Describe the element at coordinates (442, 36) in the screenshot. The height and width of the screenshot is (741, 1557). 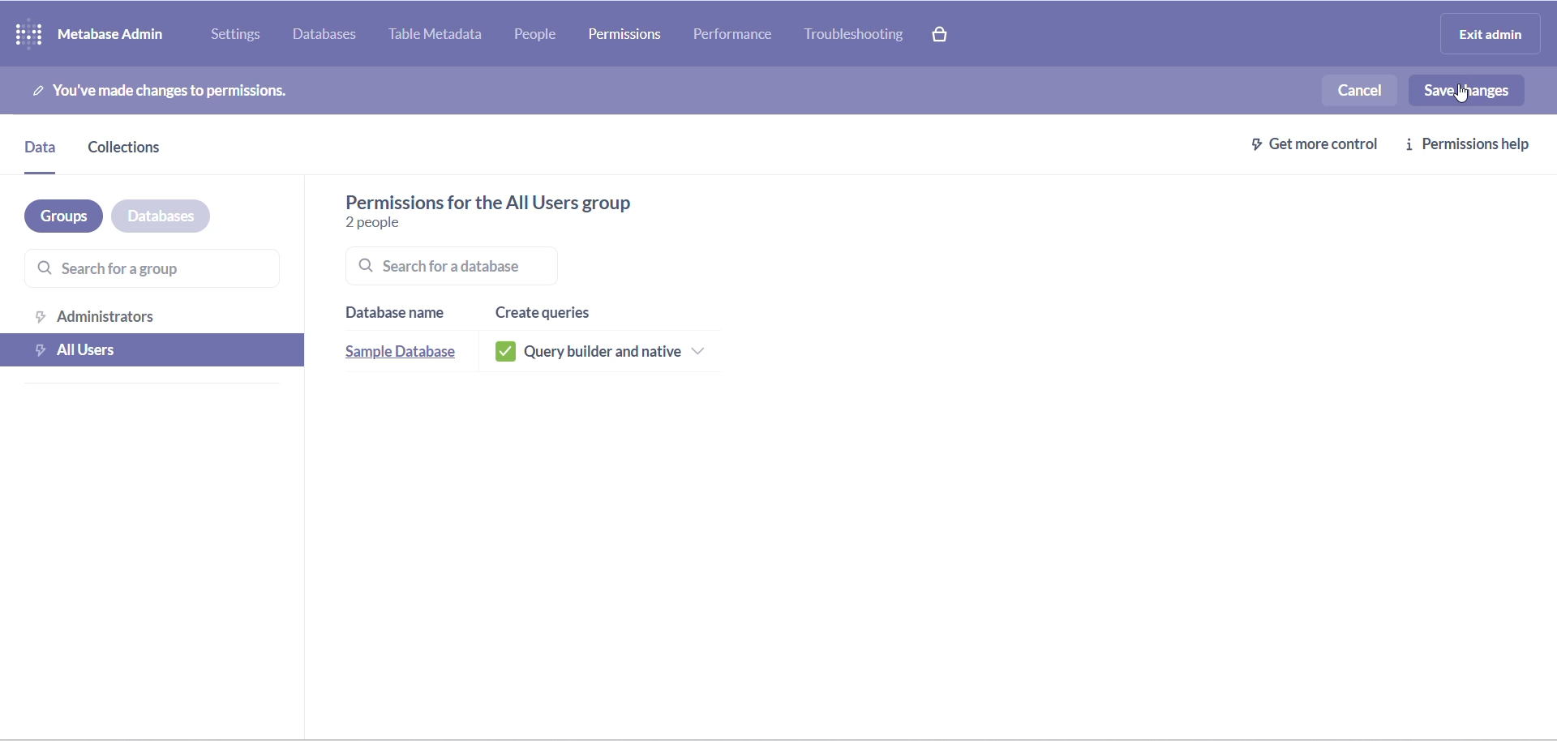
I see `table metadata` at that location.